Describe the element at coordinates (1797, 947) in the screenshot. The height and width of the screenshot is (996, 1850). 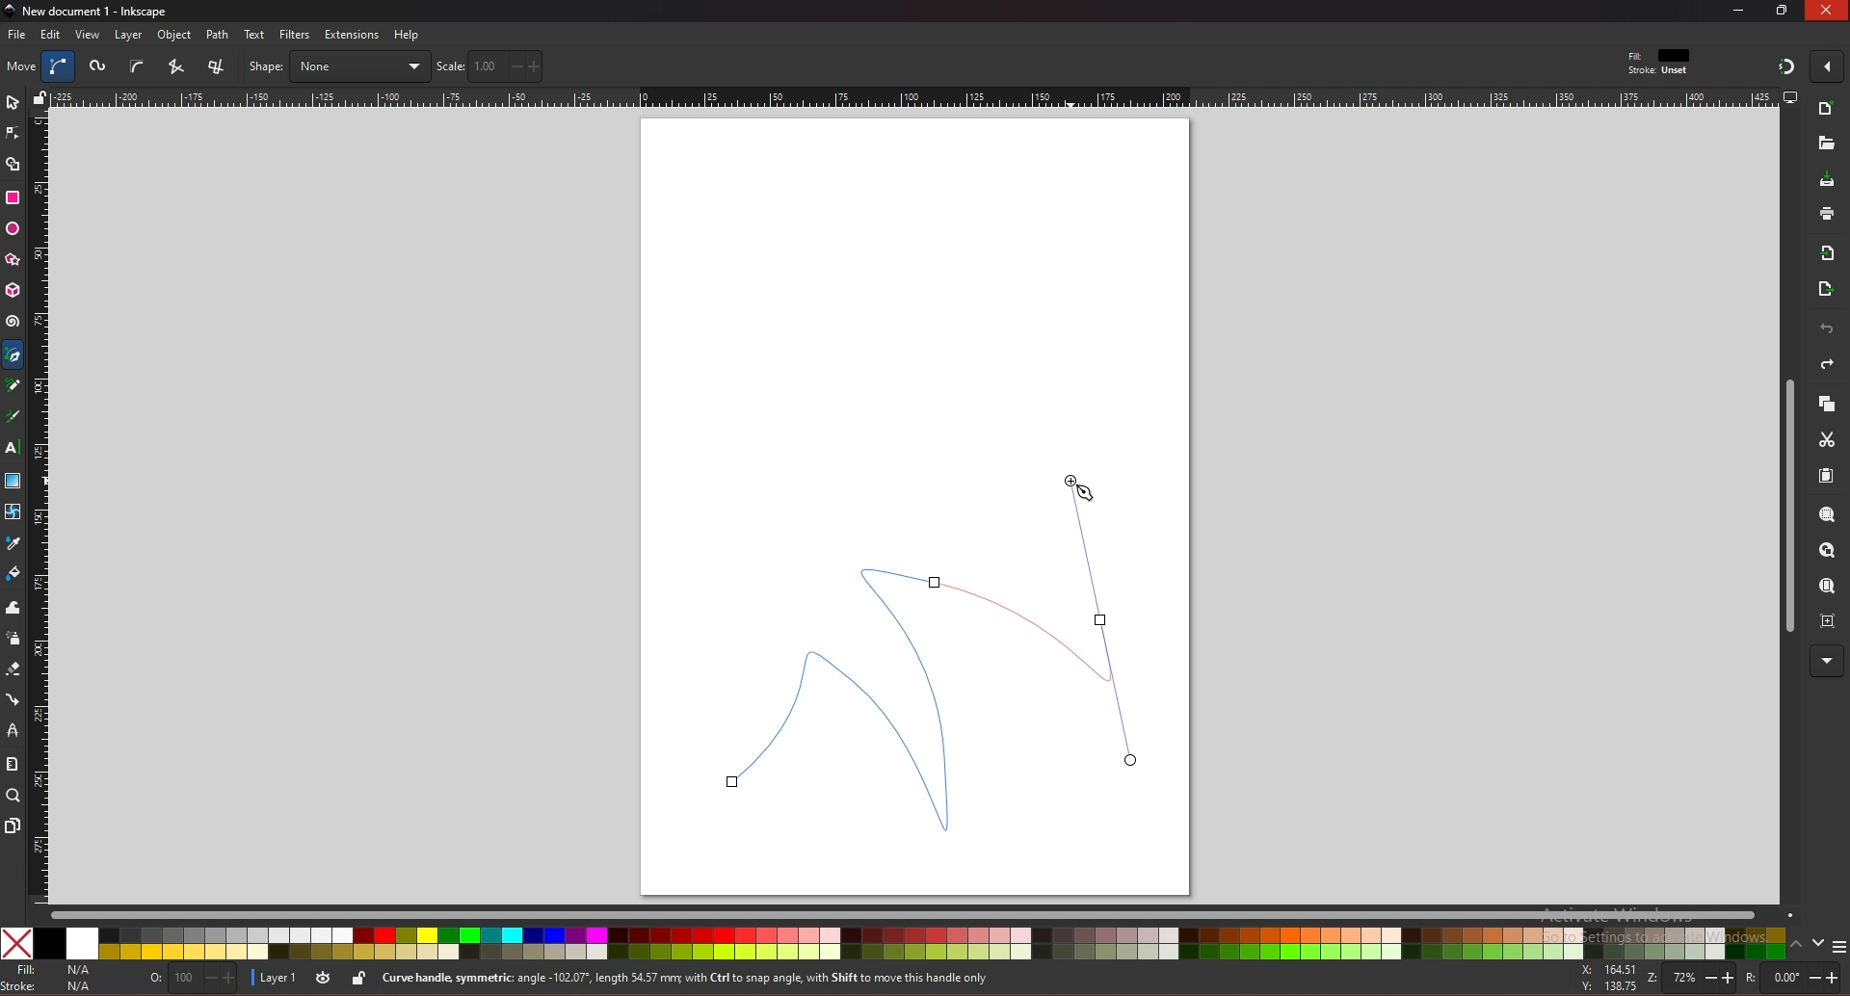
I see `up` at that location.